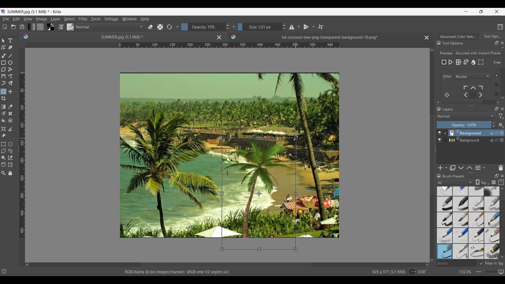  What do you see at coordinates (456, 176) in the screenshot?
I see `Brush Presets` at bounding box center [456, 176].